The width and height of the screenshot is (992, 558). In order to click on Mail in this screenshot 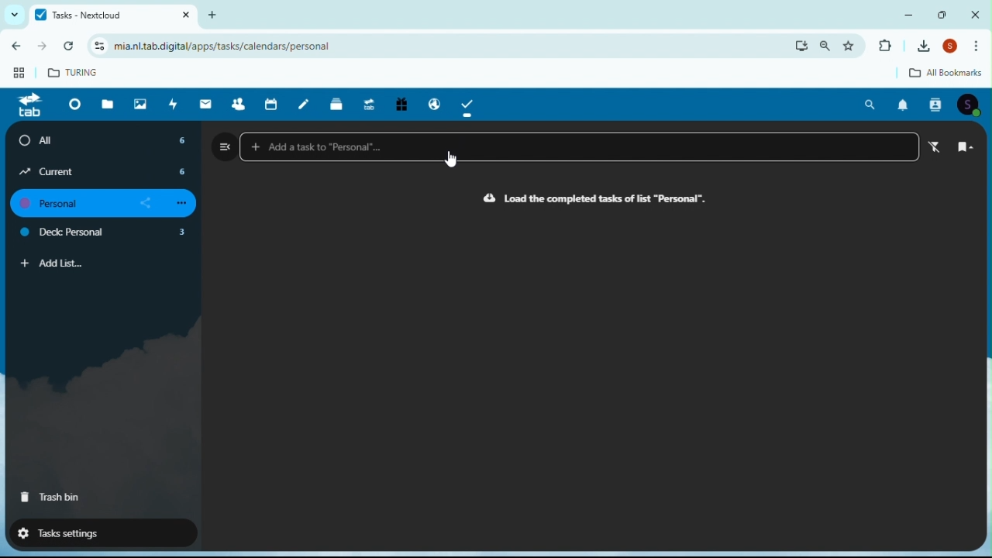, I will do `click(208, 104)`.